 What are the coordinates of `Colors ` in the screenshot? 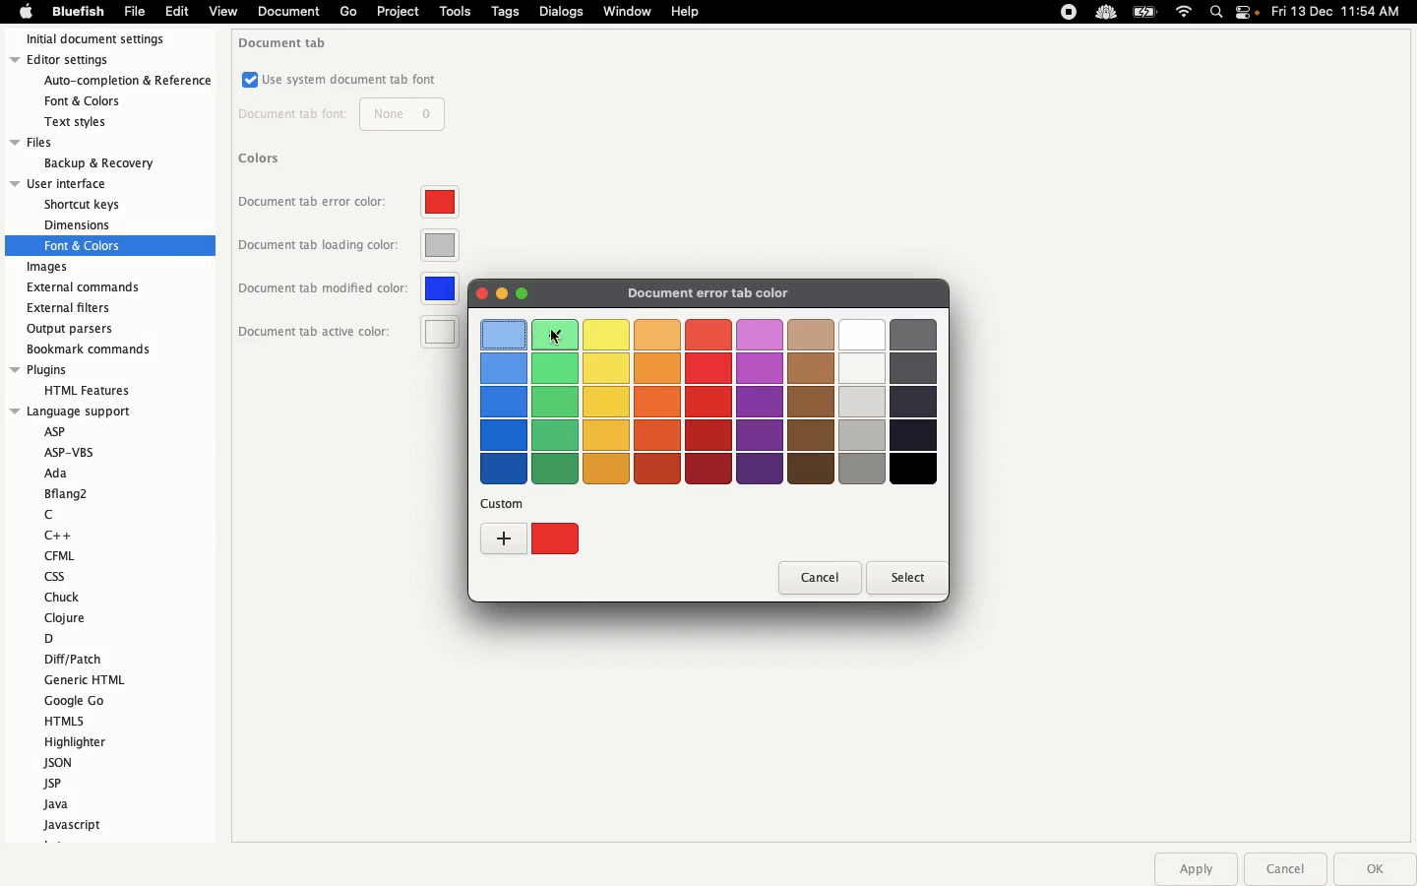 It's located at (262, 158).